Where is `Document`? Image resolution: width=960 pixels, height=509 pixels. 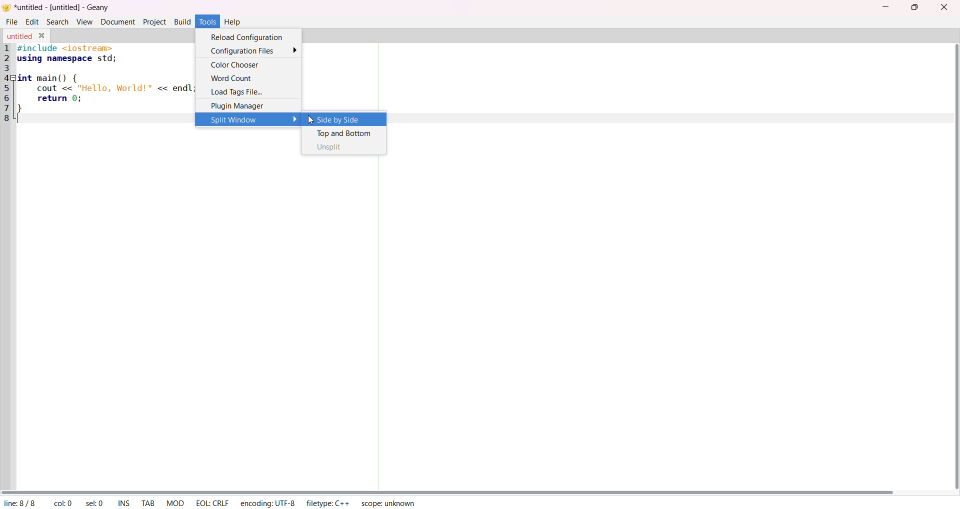 Document is located at coordinates (116, 21).